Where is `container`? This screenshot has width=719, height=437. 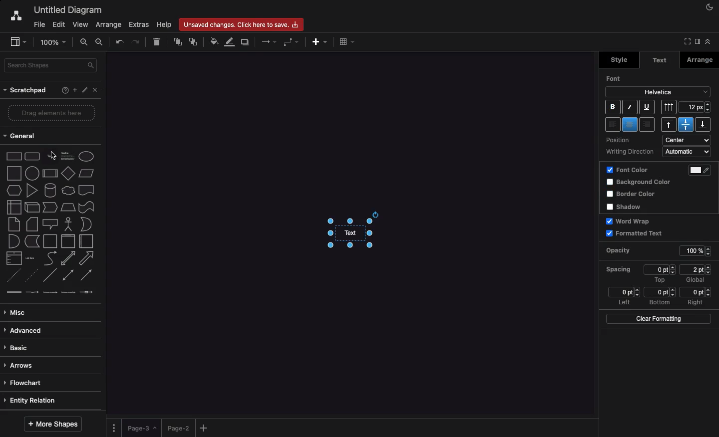
container is located at coordinates (50, 241).